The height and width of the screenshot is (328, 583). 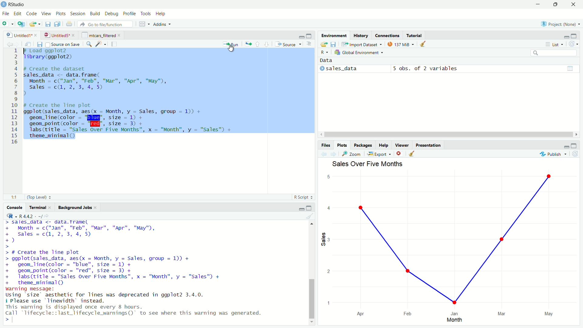 What do you see at coordinates (74, 35) in the screenshot?
I see `close` at bounding box center [74, 35].